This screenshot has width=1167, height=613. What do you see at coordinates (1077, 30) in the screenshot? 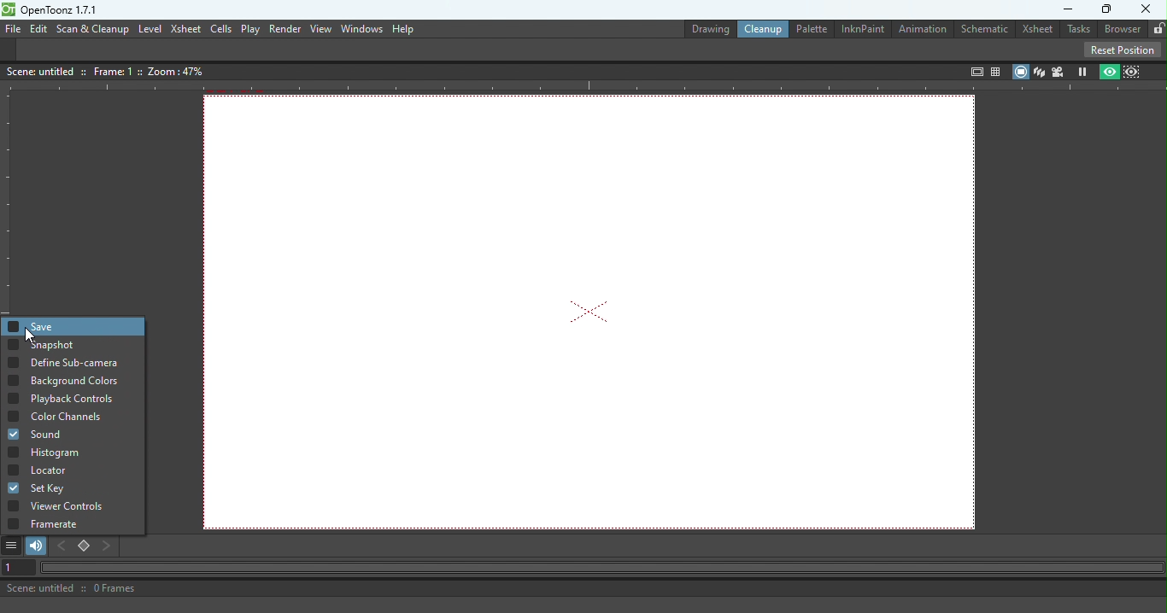
I see `Tasks` at bounding box center [1077, 30].